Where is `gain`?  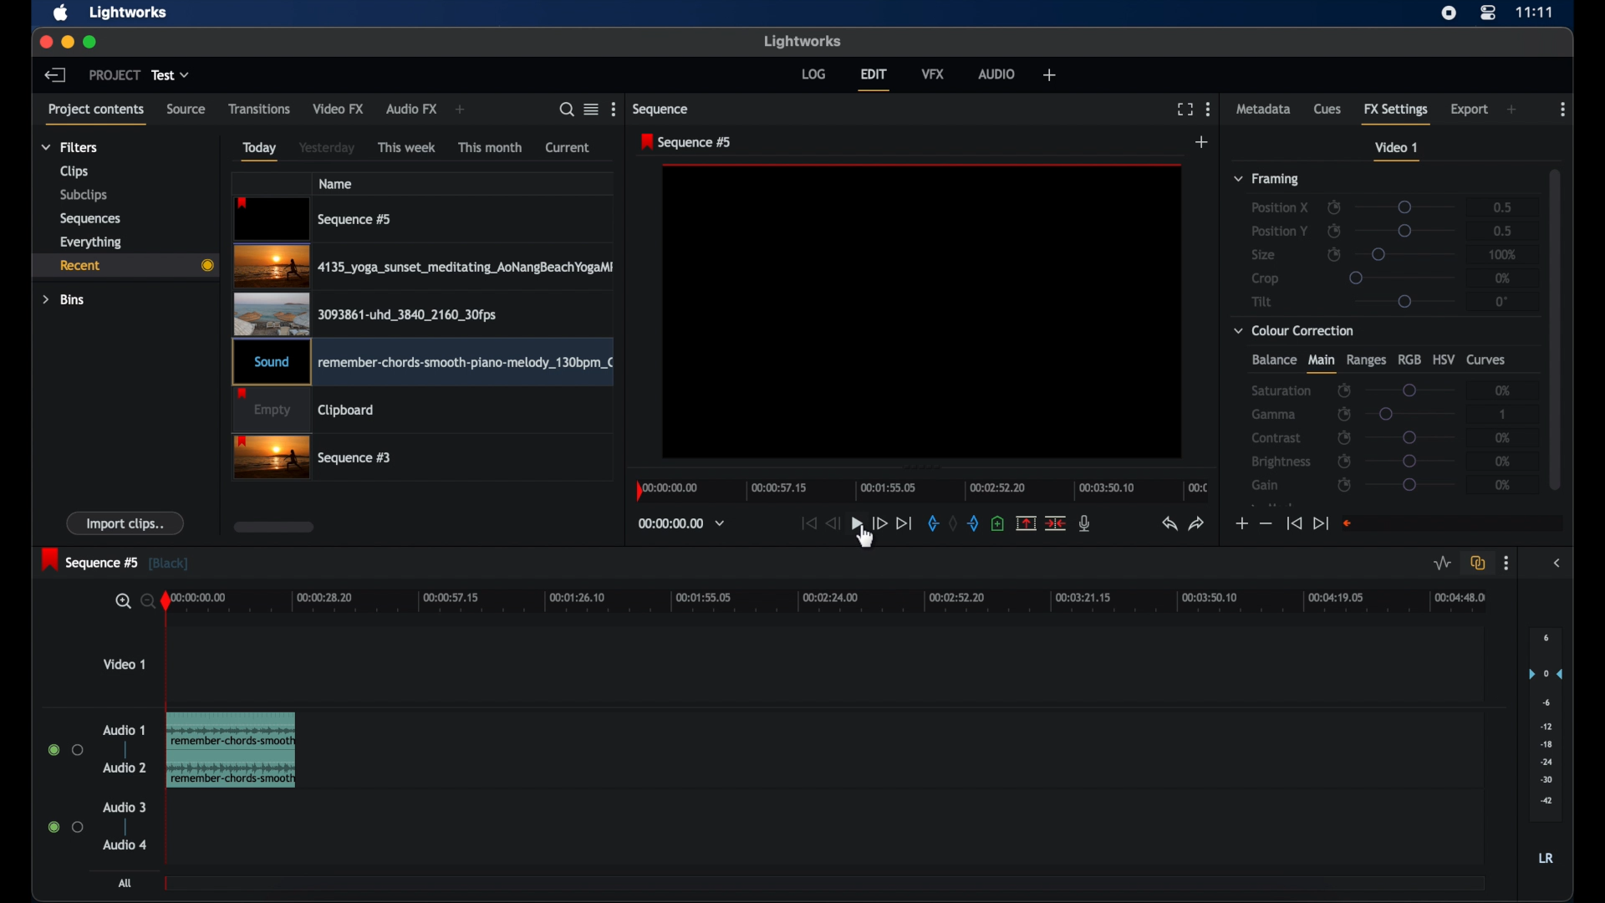
gain is located at coordinates (1267, 485).